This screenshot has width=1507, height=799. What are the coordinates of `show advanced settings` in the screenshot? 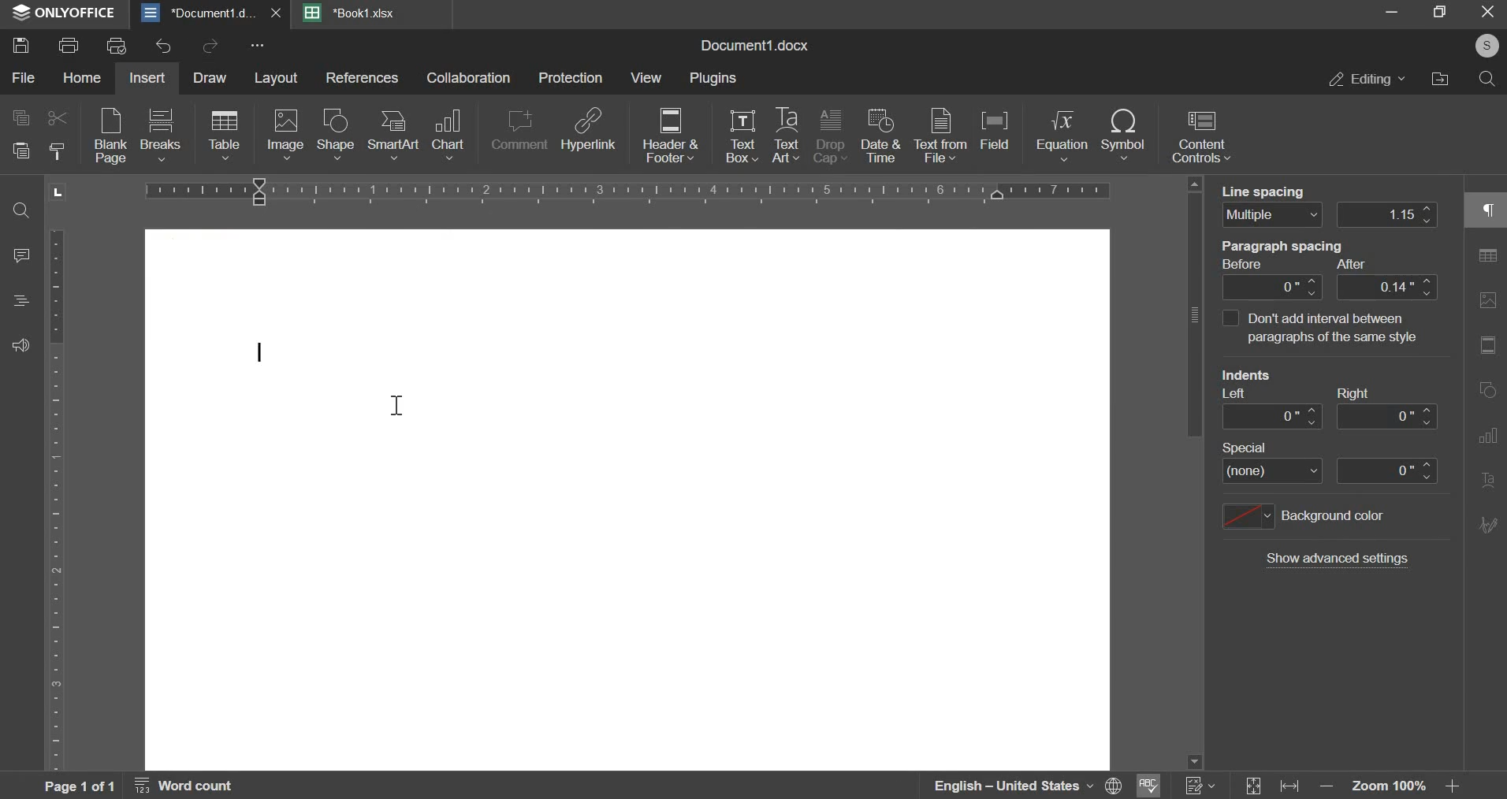 It's located at (1339, 560).